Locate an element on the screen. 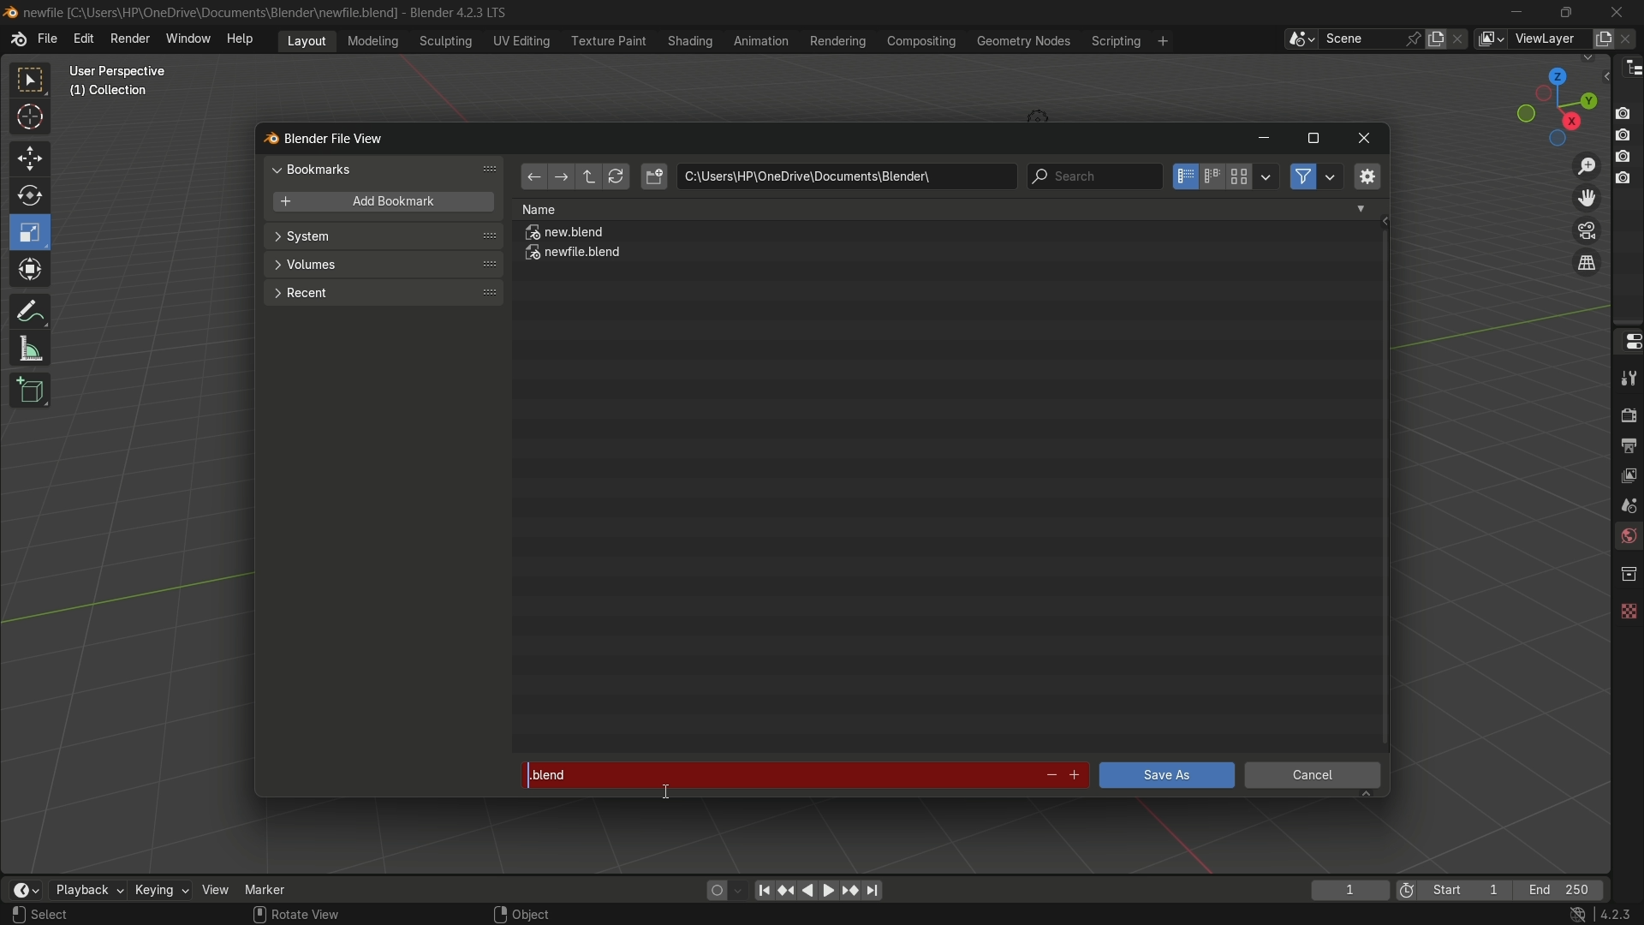 The height and width of the screenshot is (925, 1644). Buttons is located at coordinates (1629, 144).